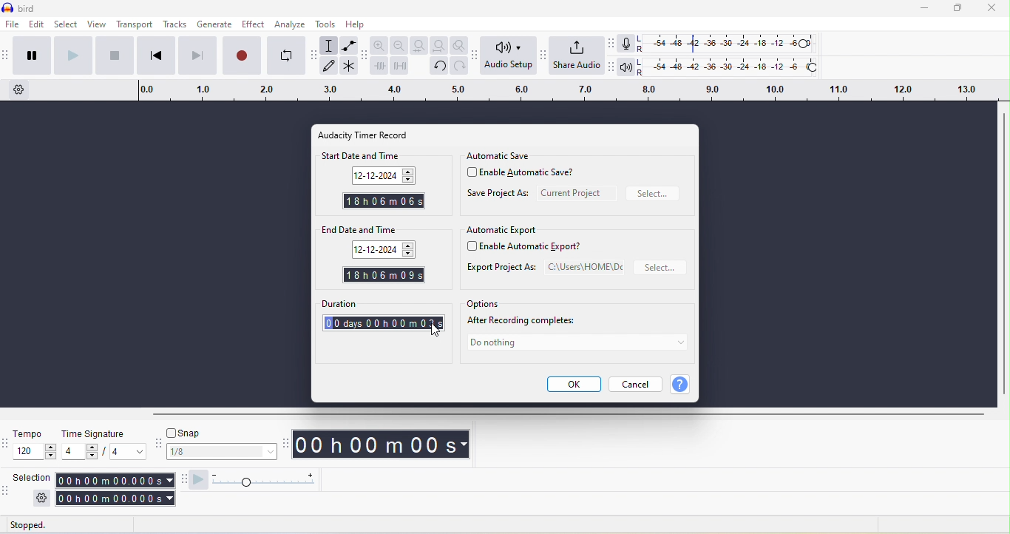 The image size is (1010, 534). What do you see at coordinates (33, 434) in the screenshot?
I see `tempo` at bounding box center [33, 434].